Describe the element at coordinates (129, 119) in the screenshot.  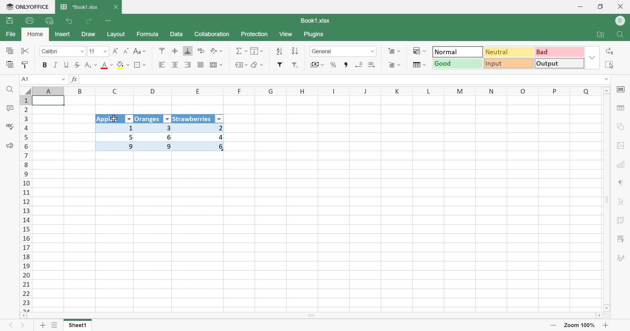
I see `Autofilter` at that location.